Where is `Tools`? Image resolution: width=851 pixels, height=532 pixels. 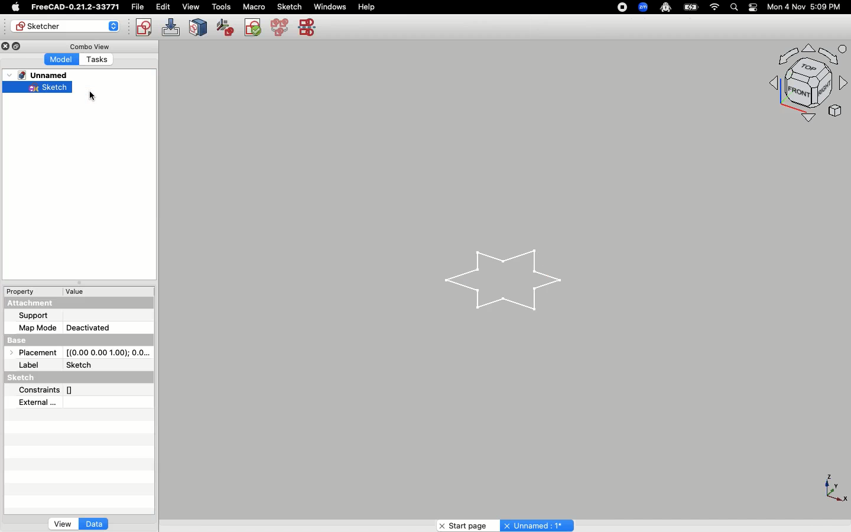 Tools is located at coordinates (221, 8).